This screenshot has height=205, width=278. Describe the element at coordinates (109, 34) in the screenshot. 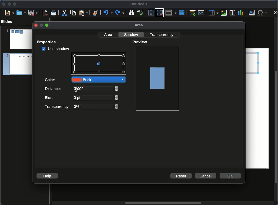

I see `Area` at that location.